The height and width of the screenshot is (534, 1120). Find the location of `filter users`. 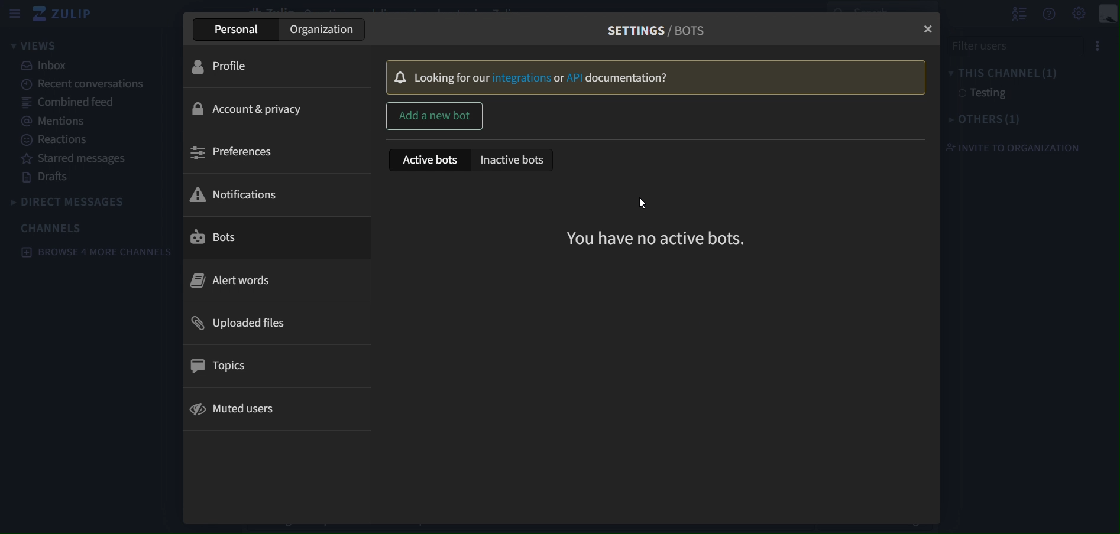

filter users is located at coordinates (1028, 45).